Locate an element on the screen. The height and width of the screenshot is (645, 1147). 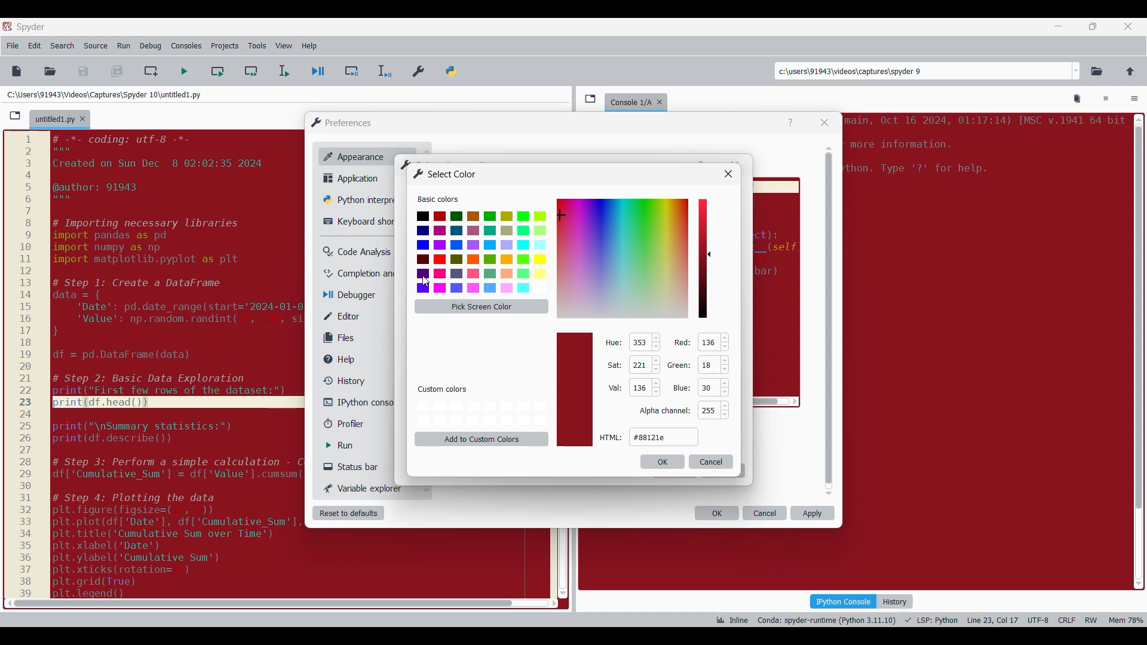
Code details is located at coordinates (928, 620).